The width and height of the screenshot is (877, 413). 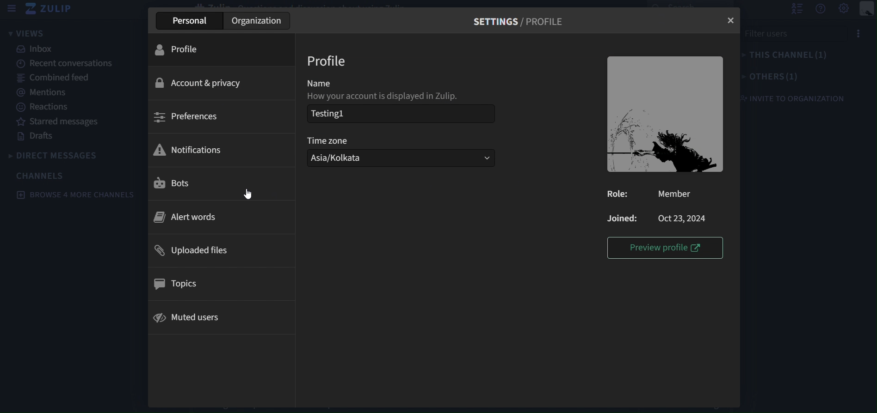 I want to click on name, so click(x=384, y=84).